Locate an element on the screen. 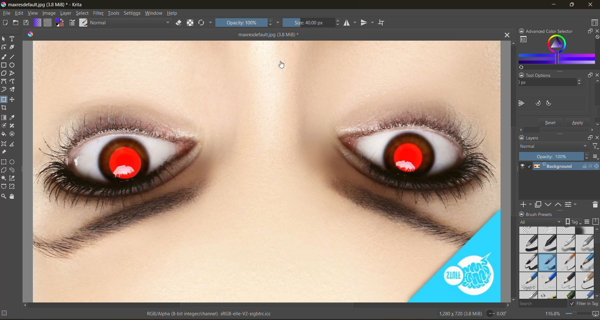 The height and width of the screenshot is (320, 600). flip horizontally is located at coordinates (521, 103).